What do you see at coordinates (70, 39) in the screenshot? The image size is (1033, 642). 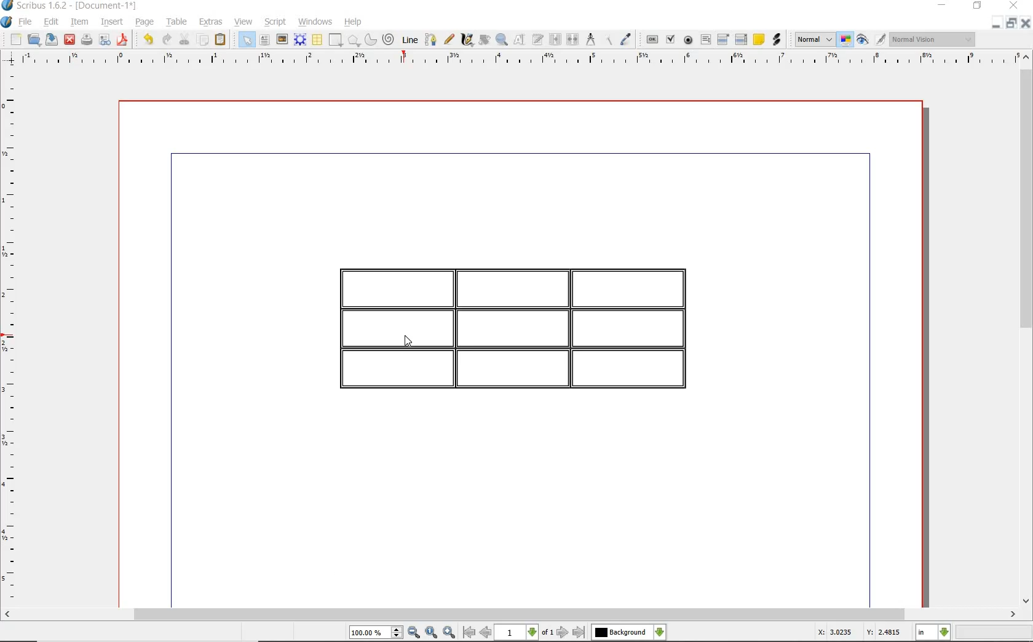 I see `close` at bounding box center [70, 39].